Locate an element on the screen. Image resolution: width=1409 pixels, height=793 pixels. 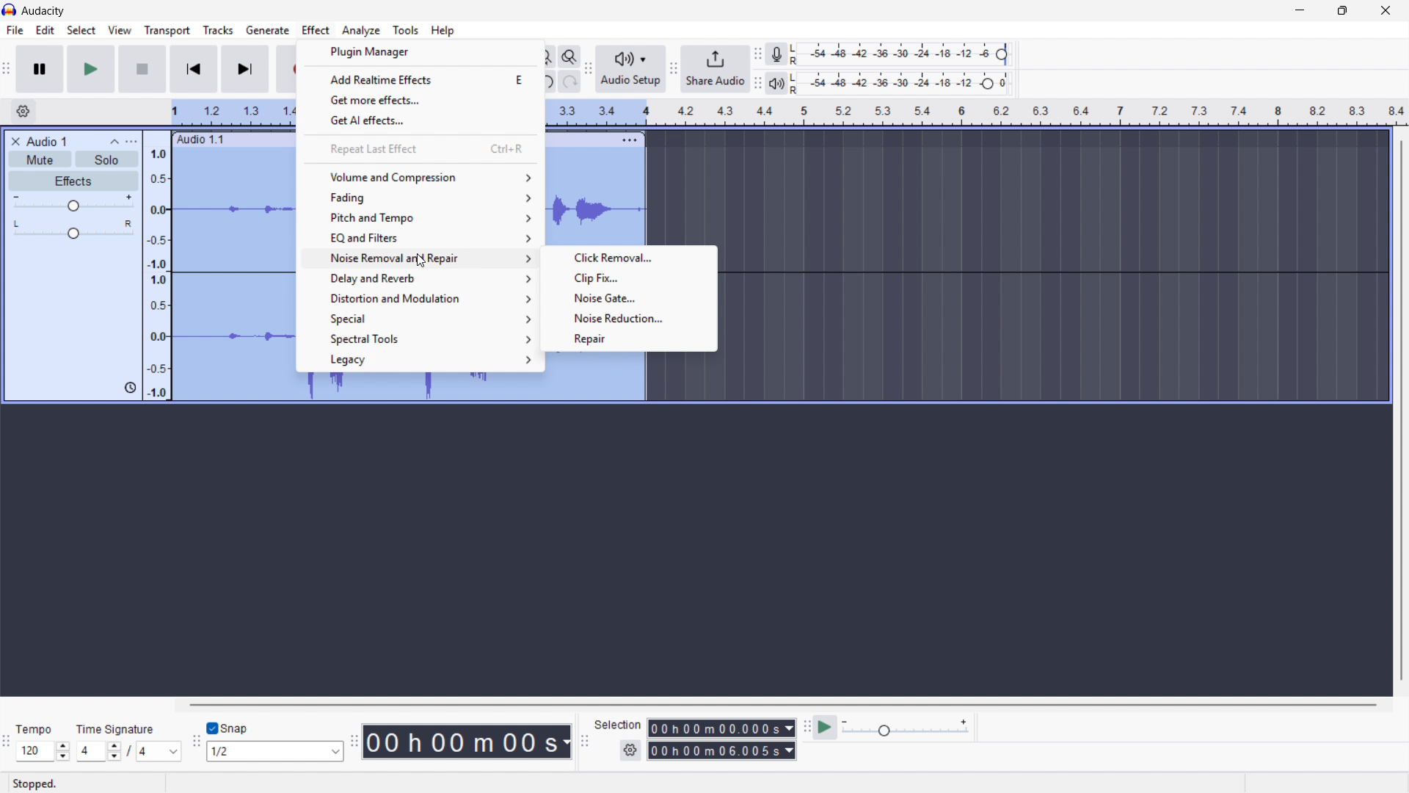
Set snapping is located at coordinates (274, 751).